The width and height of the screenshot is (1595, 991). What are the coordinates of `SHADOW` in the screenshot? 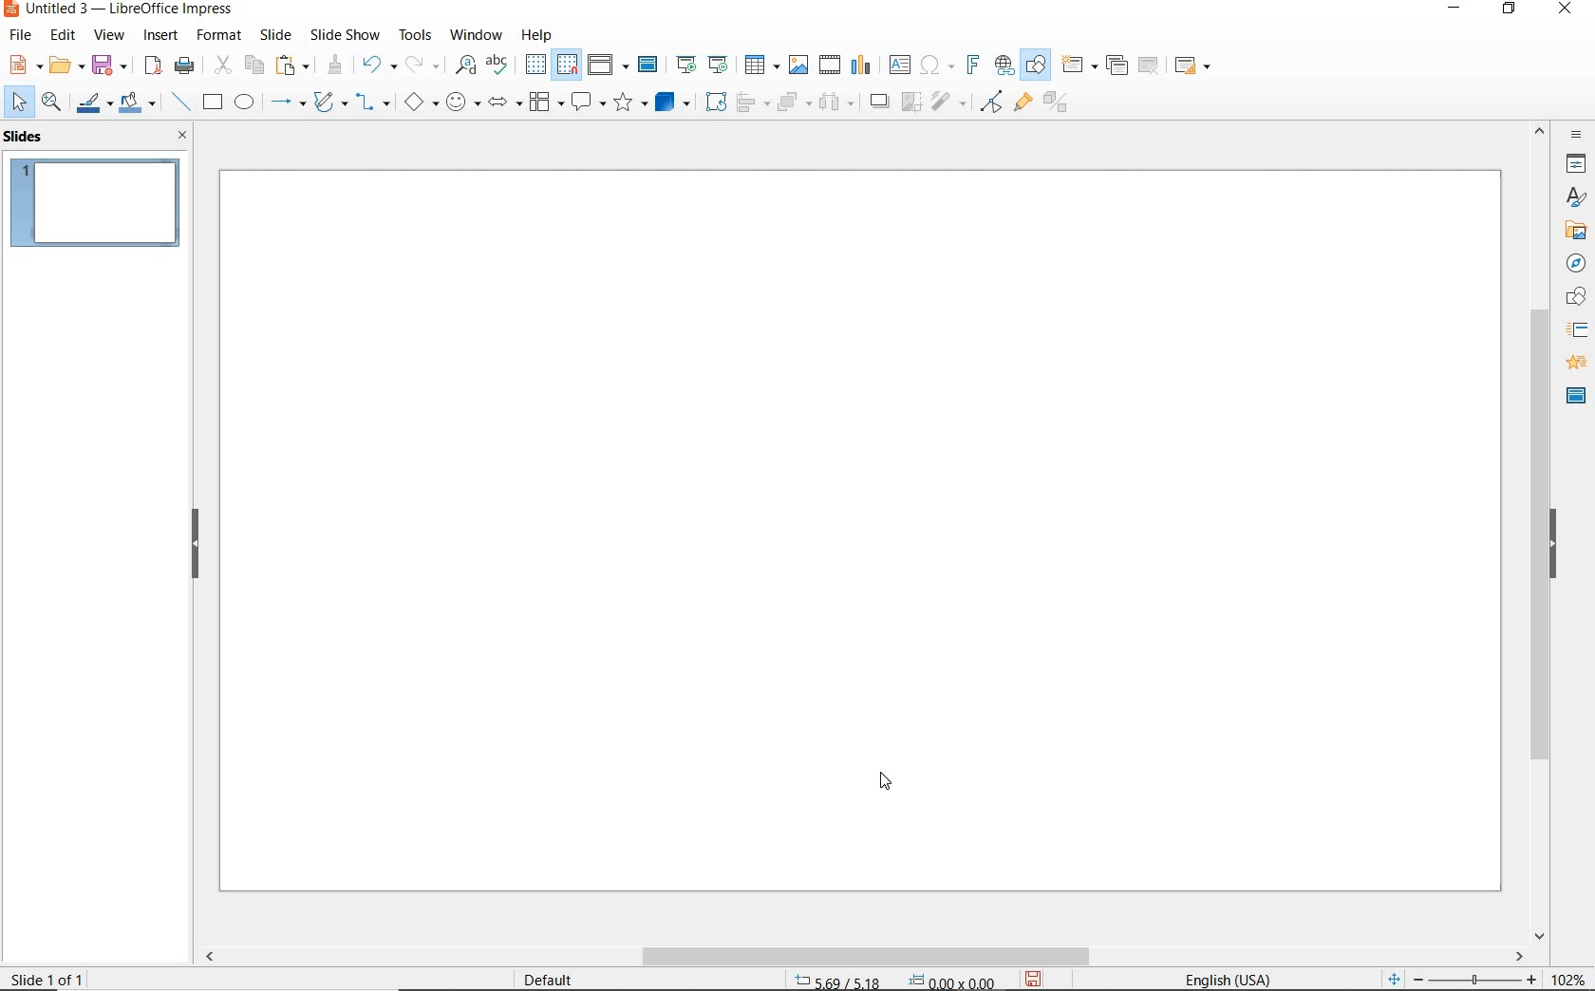 It's located at (878, 102).